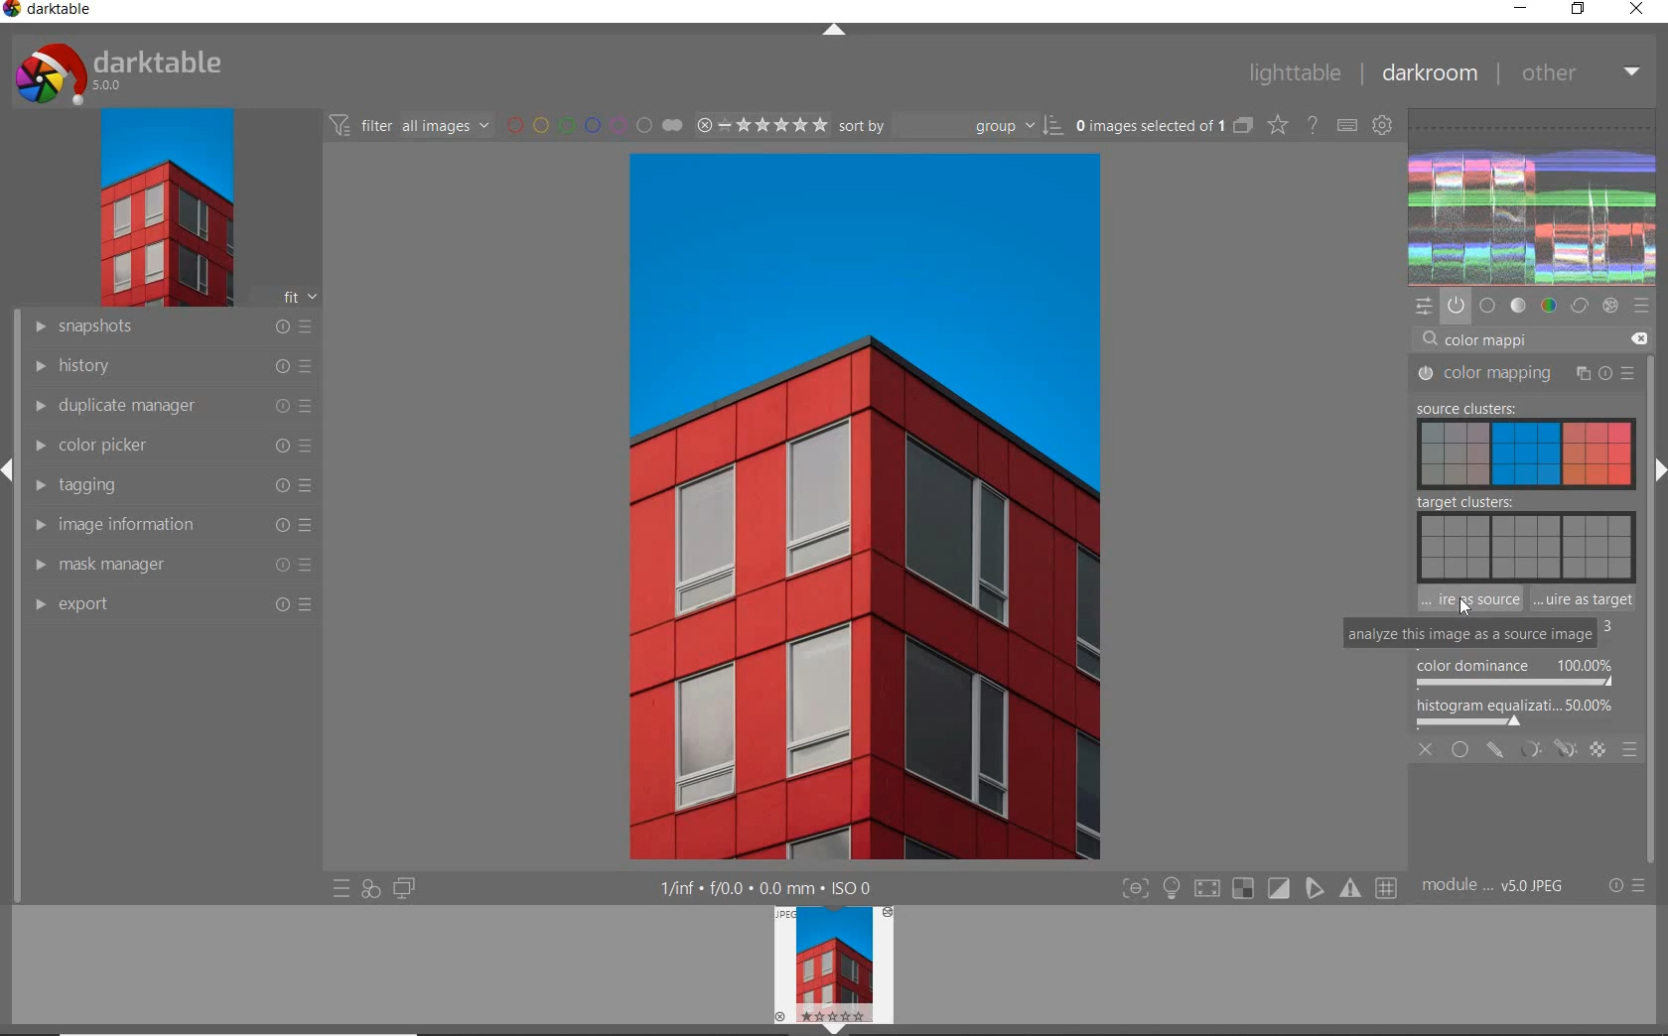 Image resolution: width=1668 pixels, height=1036 pixels. I want to click on wave form, so click(1533, 196).